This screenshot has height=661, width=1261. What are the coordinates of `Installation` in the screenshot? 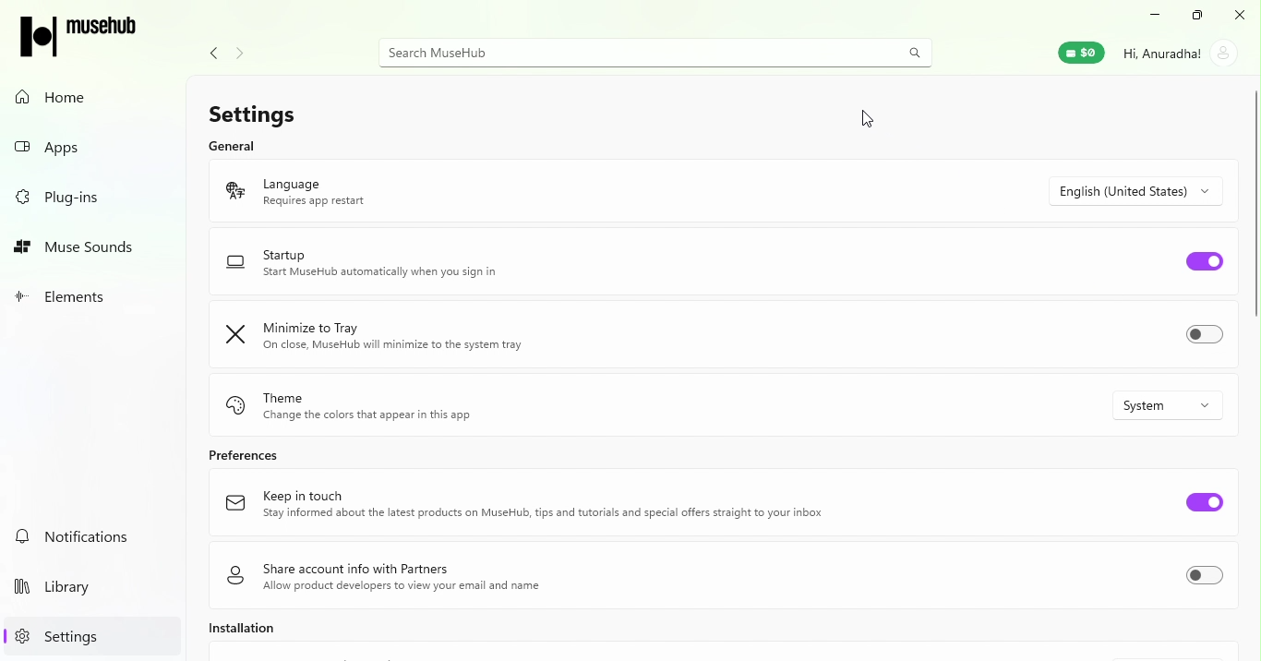 It's located at (259, 633).